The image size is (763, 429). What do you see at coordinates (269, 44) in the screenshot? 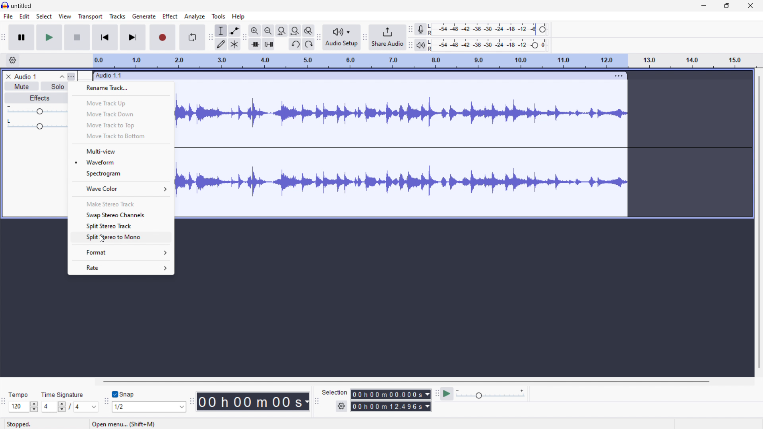
I see `silence audio selection` at bounding box center [269, 44].